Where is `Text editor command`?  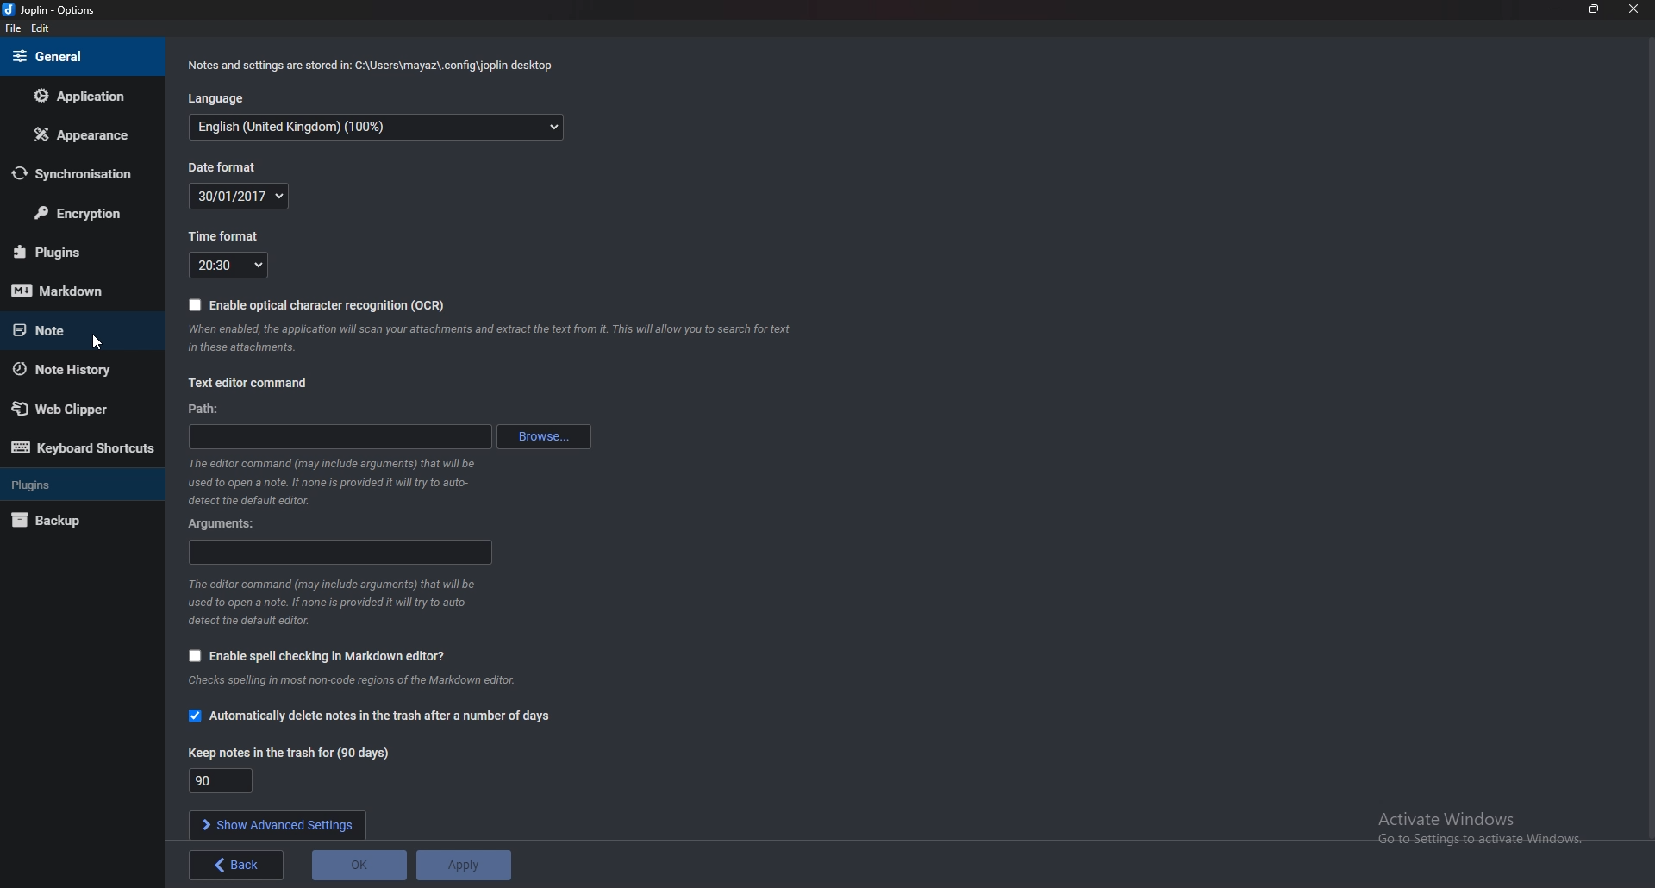
Text editor command is located at coordinates (248, 385).